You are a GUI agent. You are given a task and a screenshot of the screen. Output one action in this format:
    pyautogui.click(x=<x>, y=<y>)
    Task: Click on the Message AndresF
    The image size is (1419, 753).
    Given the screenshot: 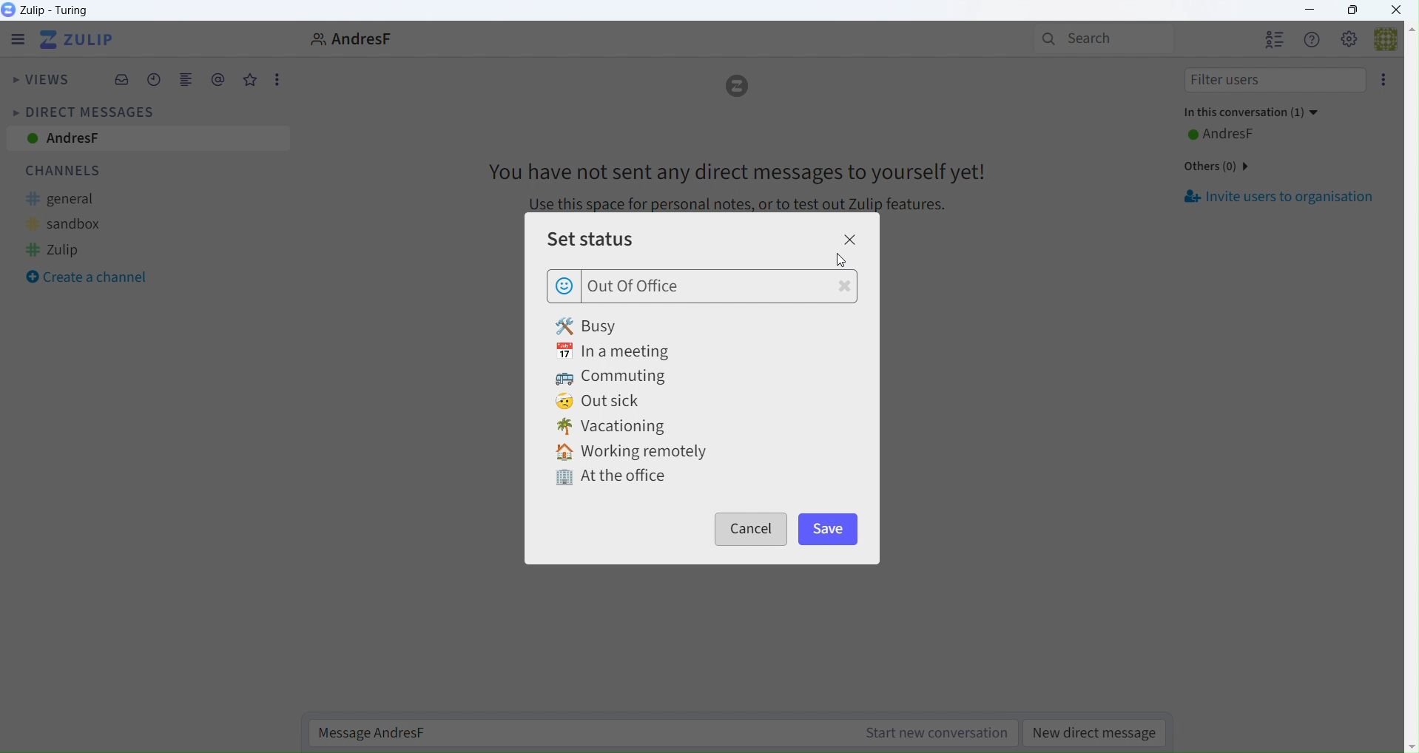 What is the action you would take?
    pyautogui.click(x=665, y=733)
    